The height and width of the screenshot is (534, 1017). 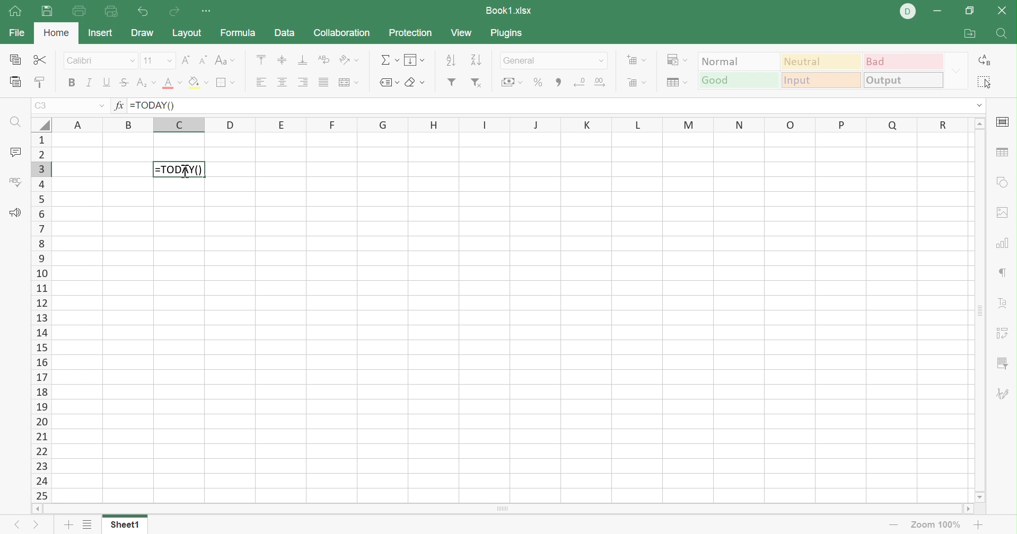 I want to click on Protection, so click(x=411, y=33).